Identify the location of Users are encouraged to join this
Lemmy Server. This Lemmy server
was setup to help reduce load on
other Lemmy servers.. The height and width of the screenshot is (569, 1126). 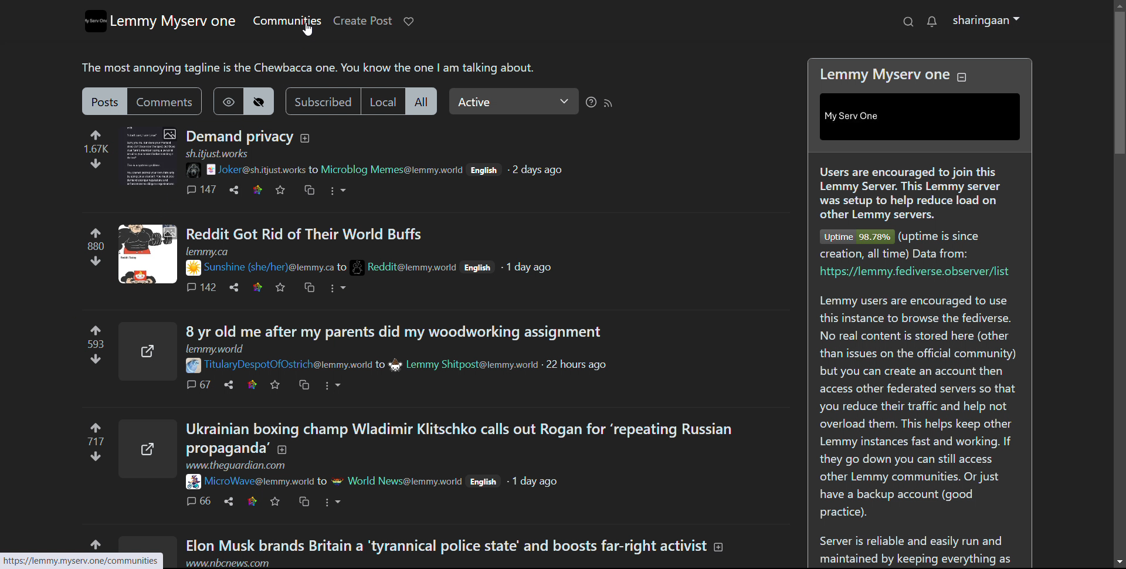
(908, 191).